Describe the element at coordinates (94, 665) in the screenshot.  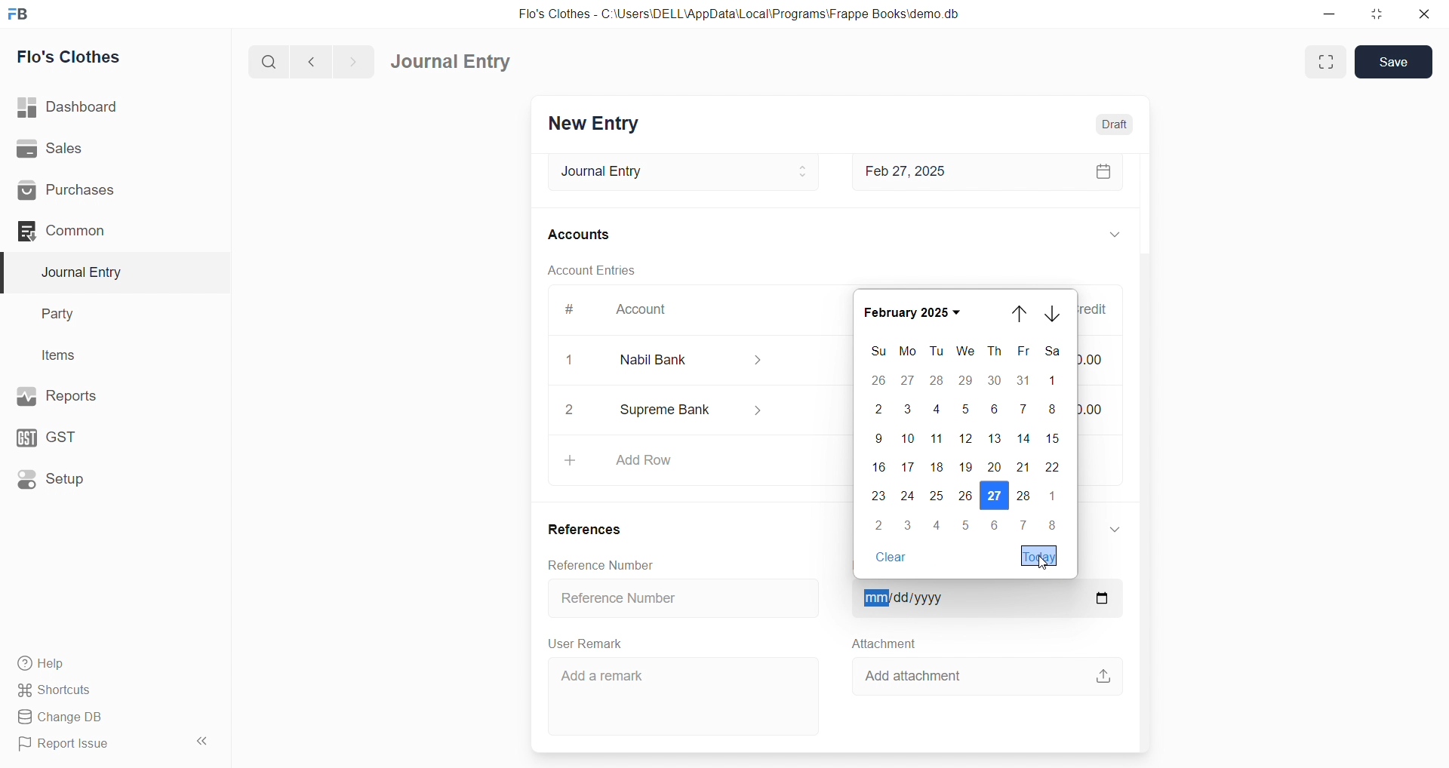
I see `Help` at that location.